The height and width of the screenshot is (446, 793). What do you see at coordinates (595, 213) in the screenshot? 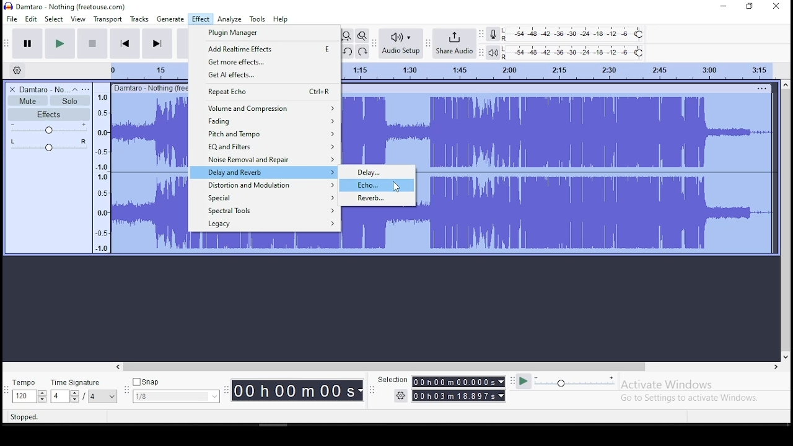
I see `audio track` at bounding box center [595, 213].